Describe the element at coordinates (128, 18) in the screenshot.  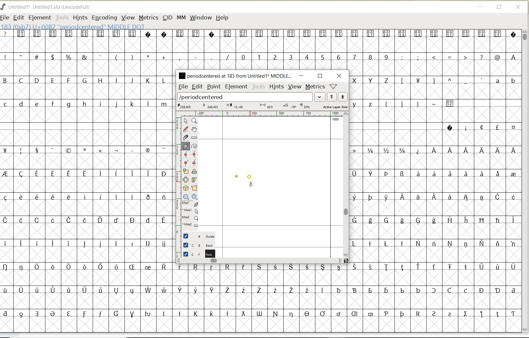
I see `VIEW` at that location.